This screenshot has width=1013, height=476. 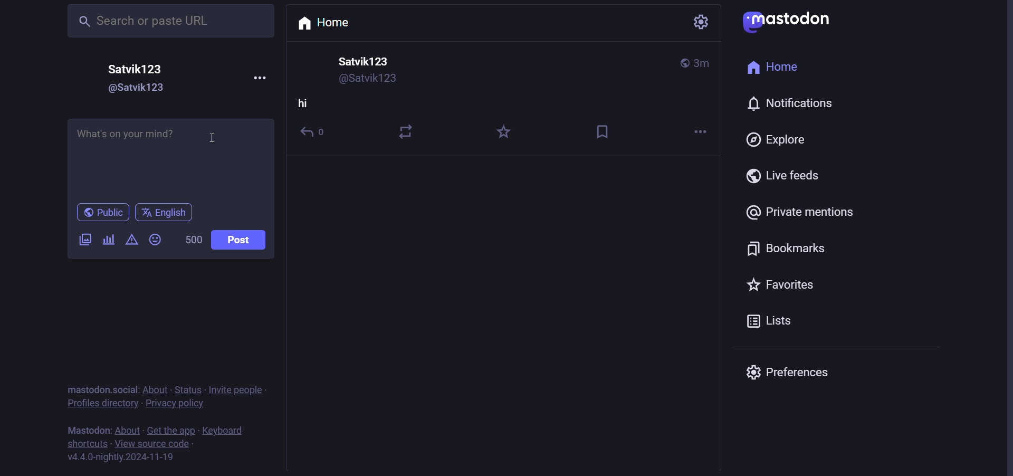 I want to click on bookmark, so click(x=605, y=130).